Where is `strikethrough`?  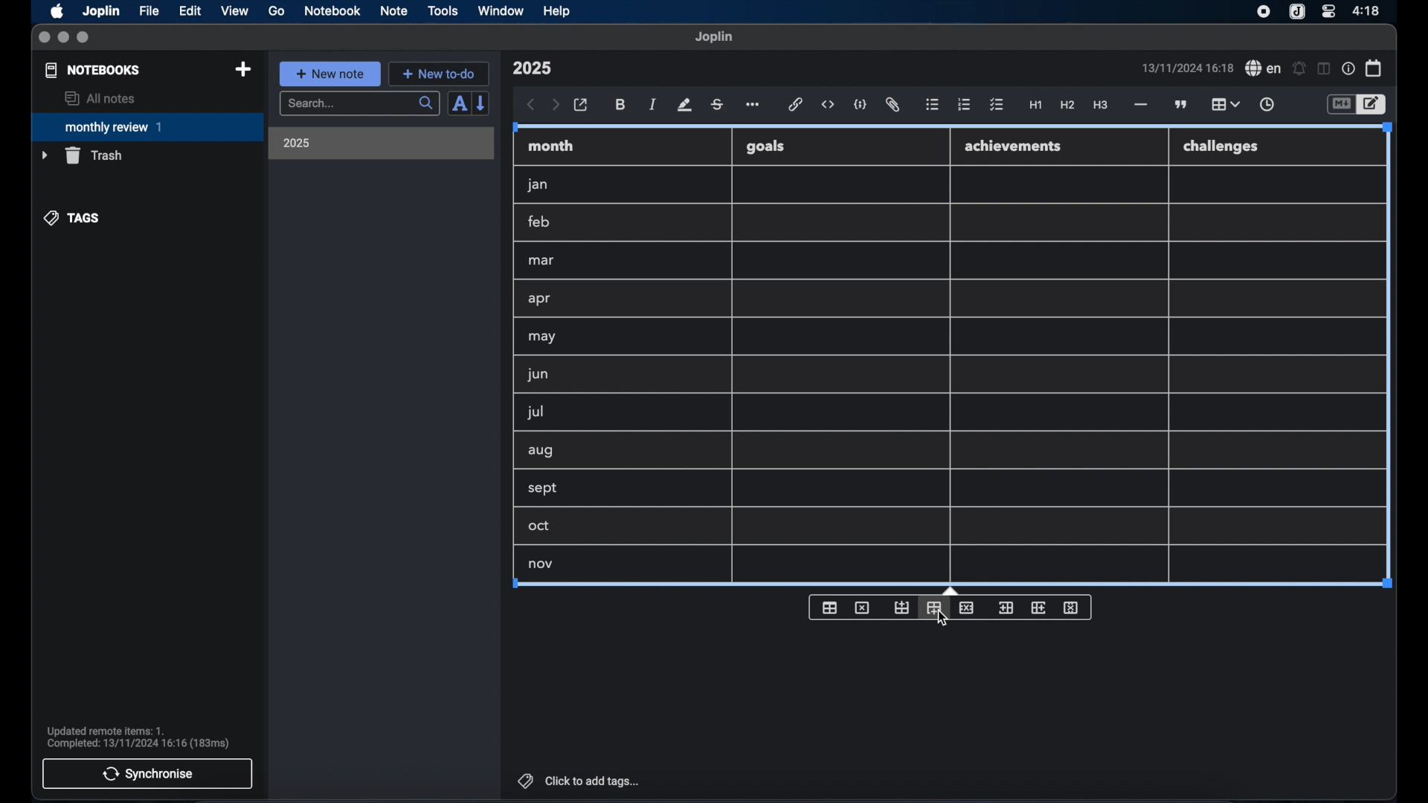 strikethrough is located at coordinates (716, 105).